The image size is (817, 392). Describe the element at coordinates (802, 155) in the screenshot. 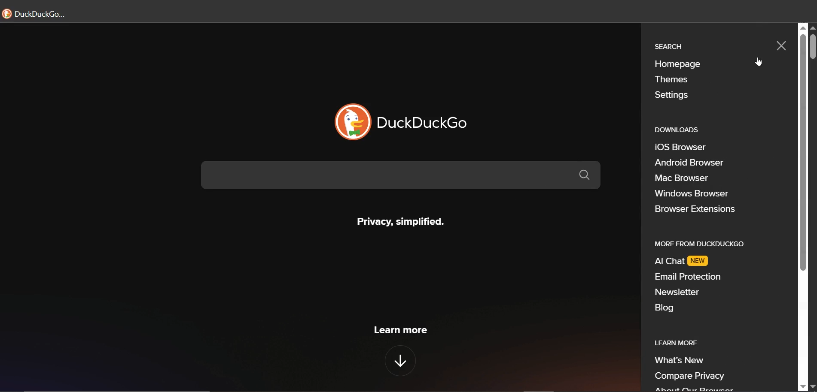

I see `scroll bar` at that location.